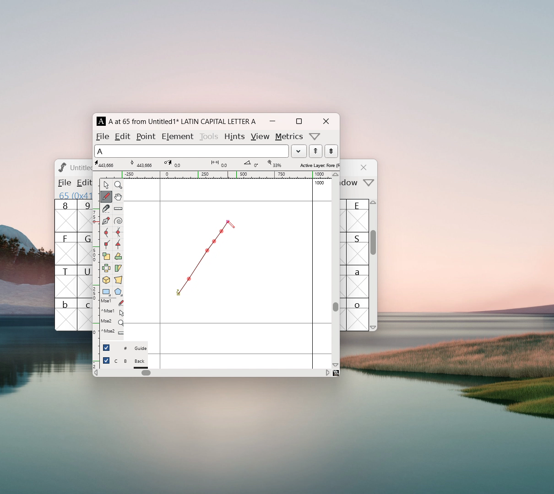 The image size is (554, 494). Describe the element at coordinates (118, 257) in the screenshot. I see `rotate the selection` at that location.